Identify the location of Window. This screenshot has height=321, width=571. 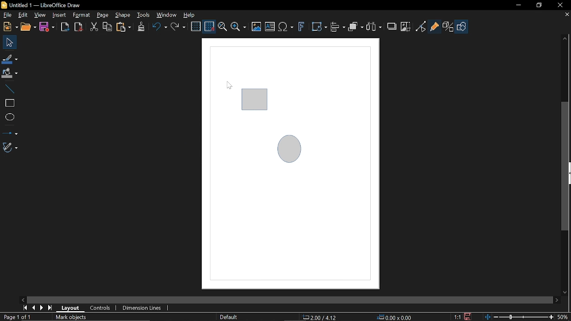
(167, 16).